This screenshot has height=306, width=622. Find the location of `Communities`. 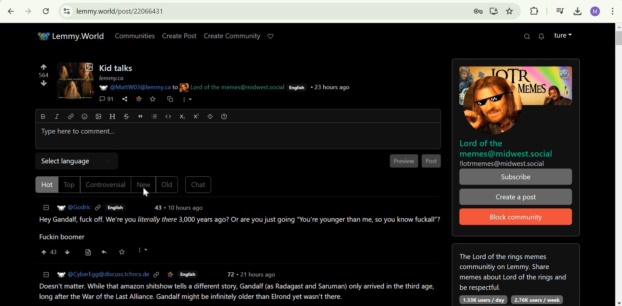

Communities is located at coordinates (135, 36).